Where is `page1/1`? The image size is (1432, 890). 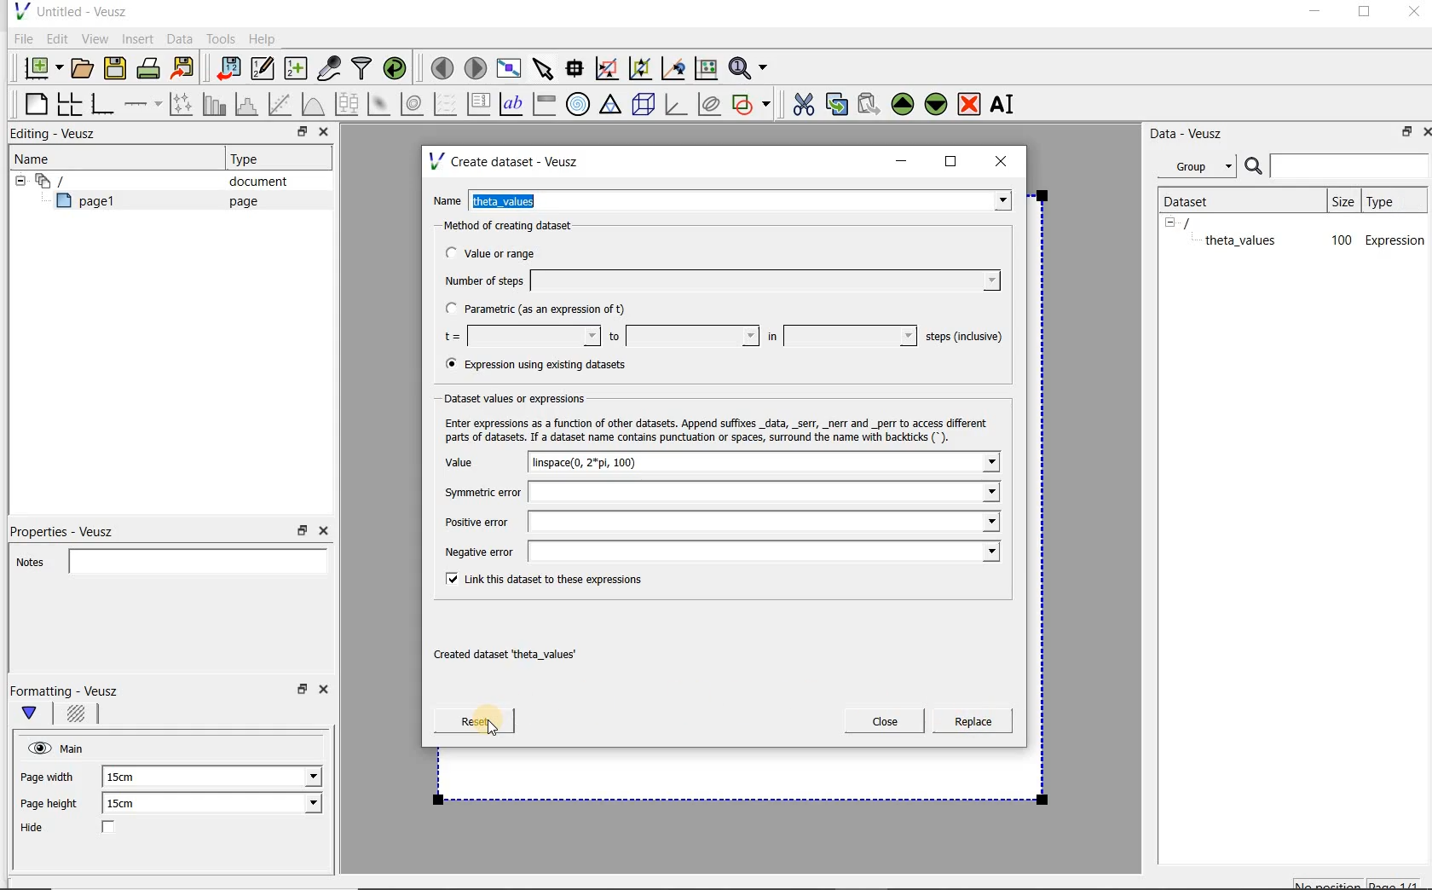
page1/1 is located at coordinates (1400, 883).